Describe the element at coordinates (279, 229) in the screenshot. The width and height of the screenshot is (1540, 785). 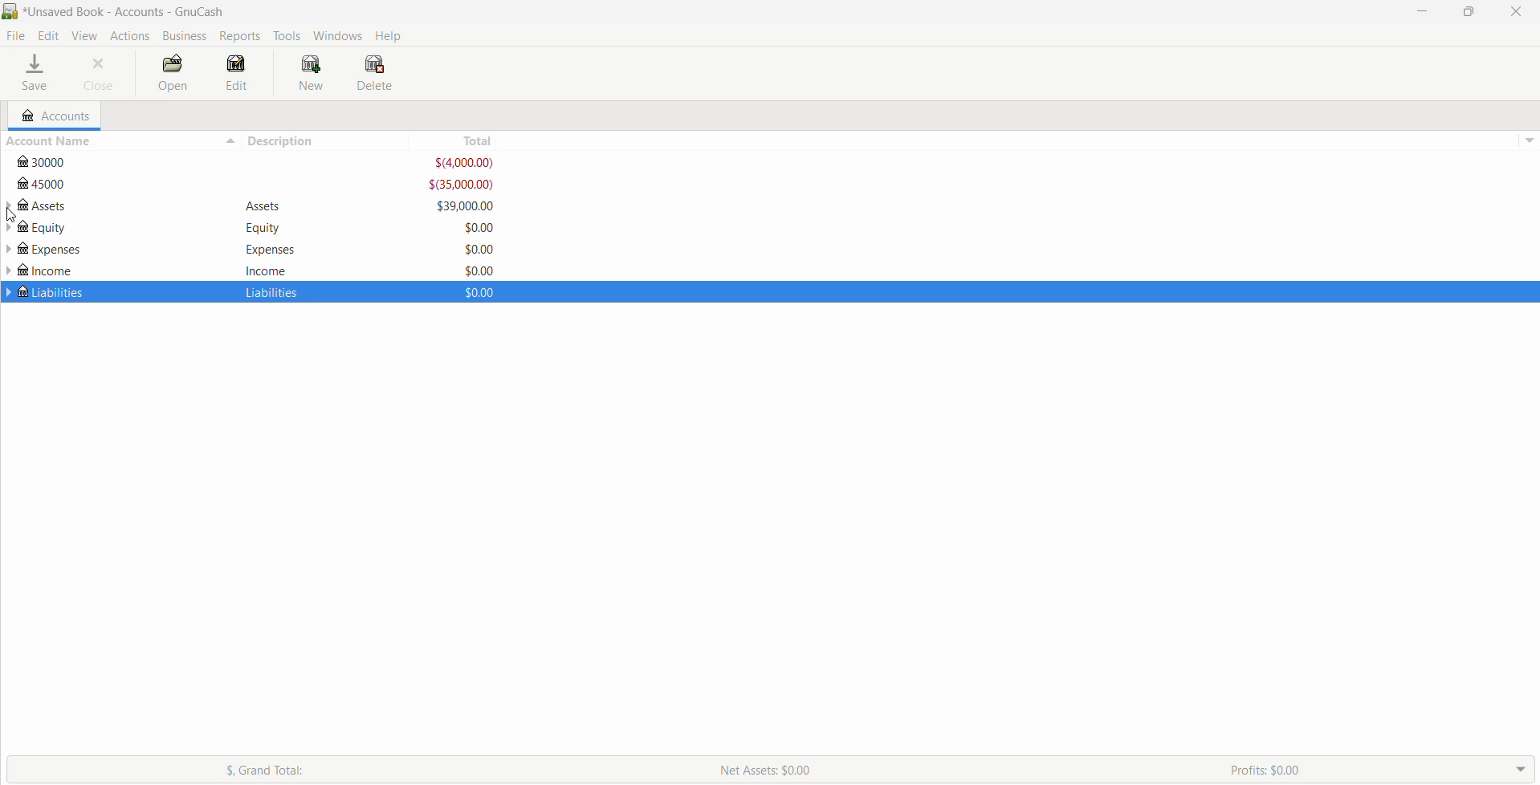
I see `Equity` at that location.